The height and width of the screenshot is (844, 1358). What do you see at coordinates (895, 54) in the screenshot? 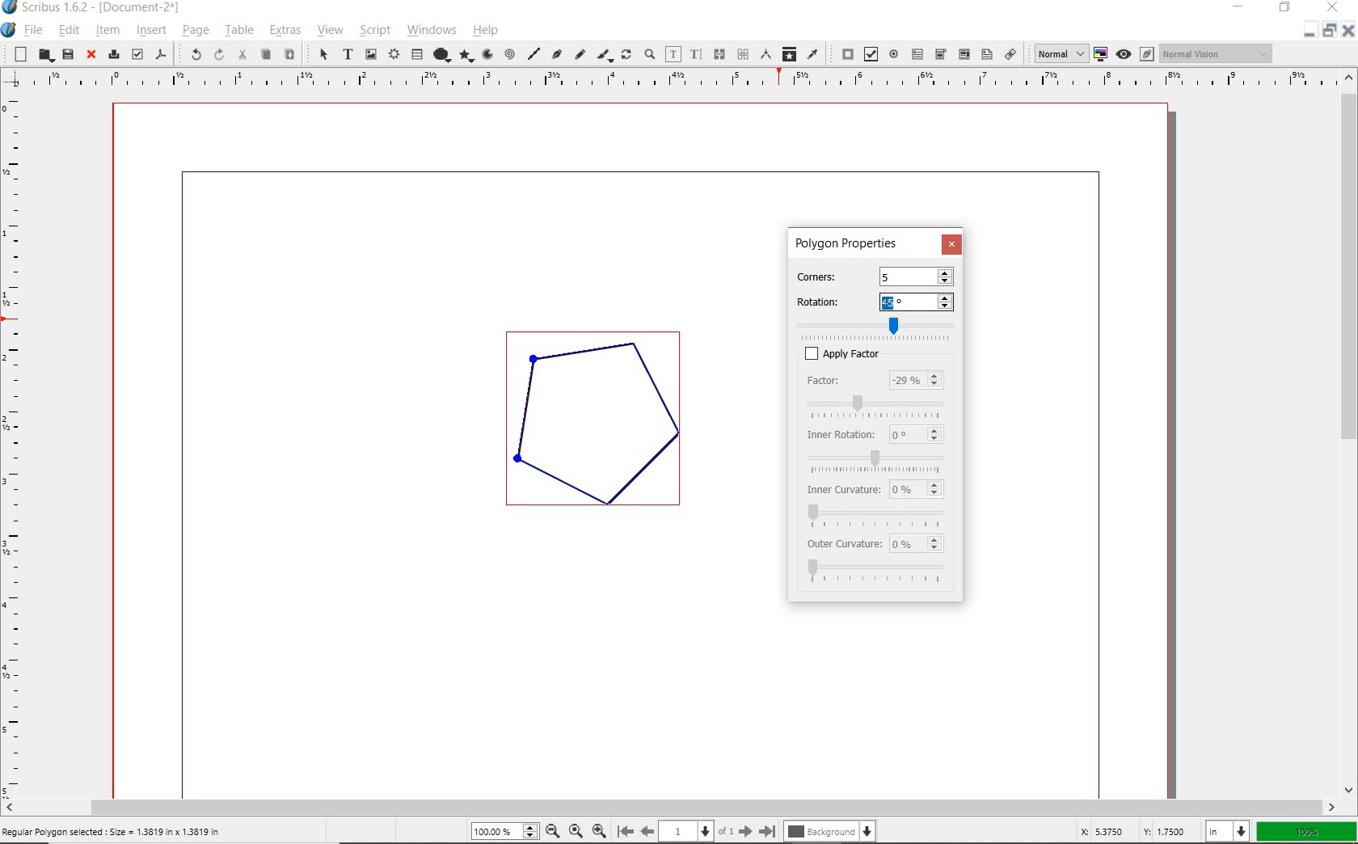
I see `pdf radio button` at bounding box center [895, 54].